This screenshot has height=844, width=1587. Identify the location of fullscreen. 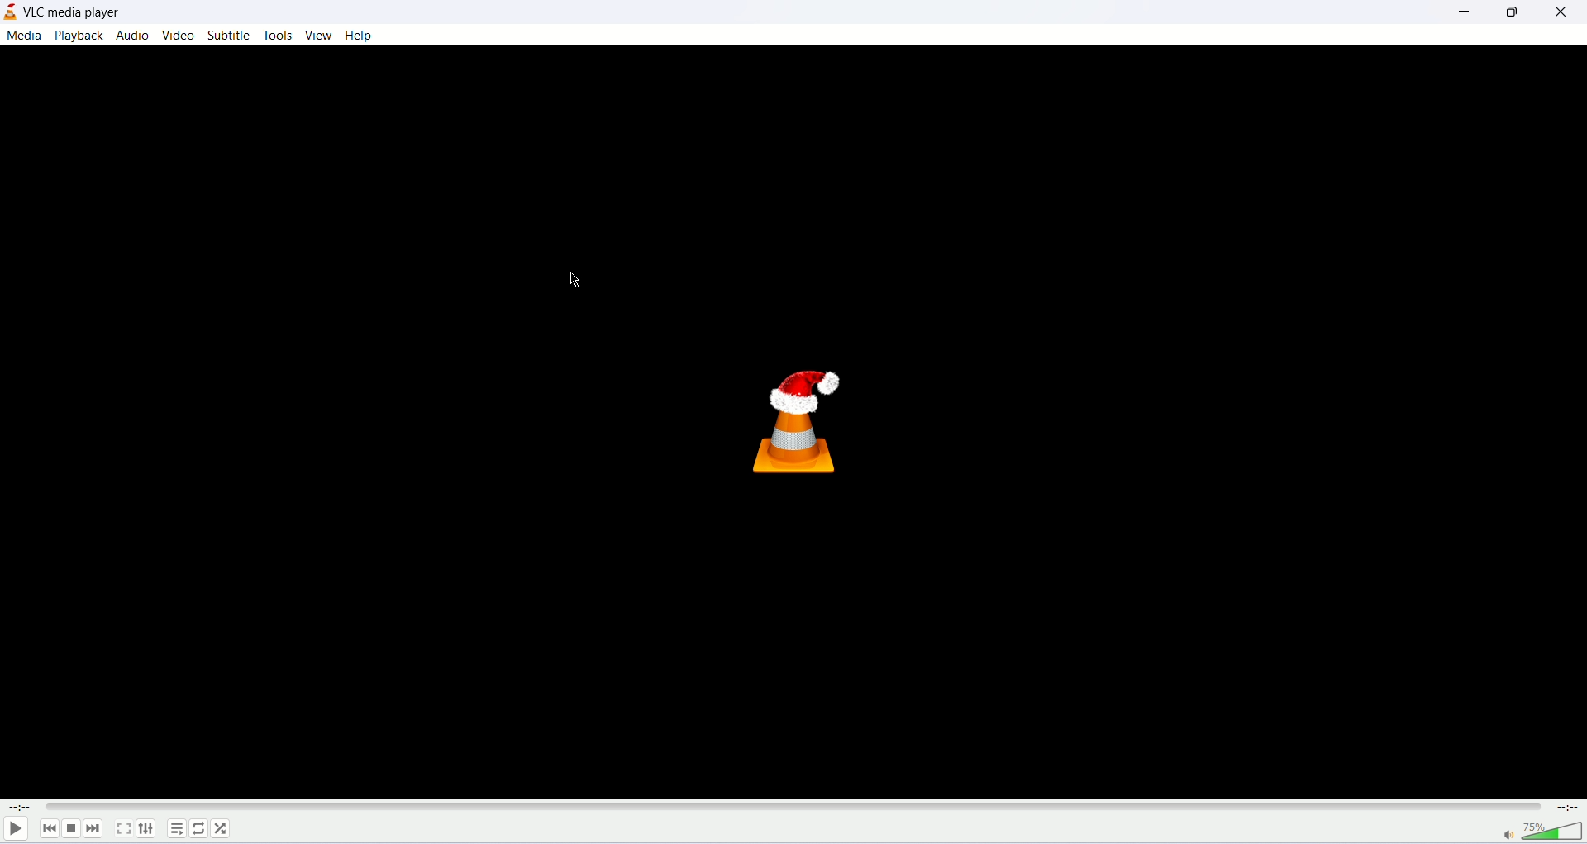
(123, 830).